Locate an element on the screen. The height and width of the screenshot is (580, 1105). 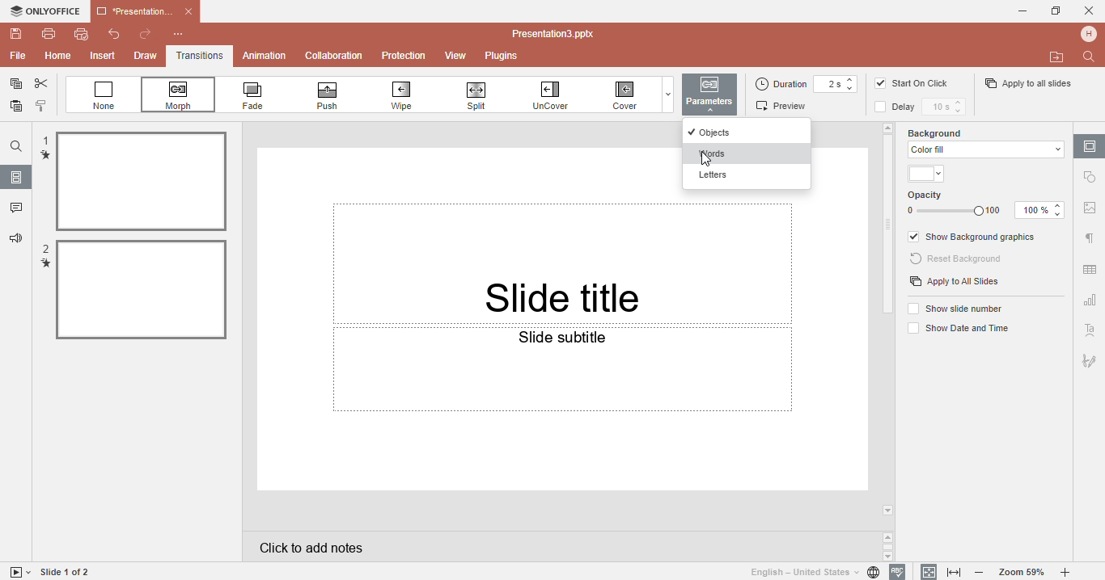
Slected file 2 is located at coordinates (142, 289).